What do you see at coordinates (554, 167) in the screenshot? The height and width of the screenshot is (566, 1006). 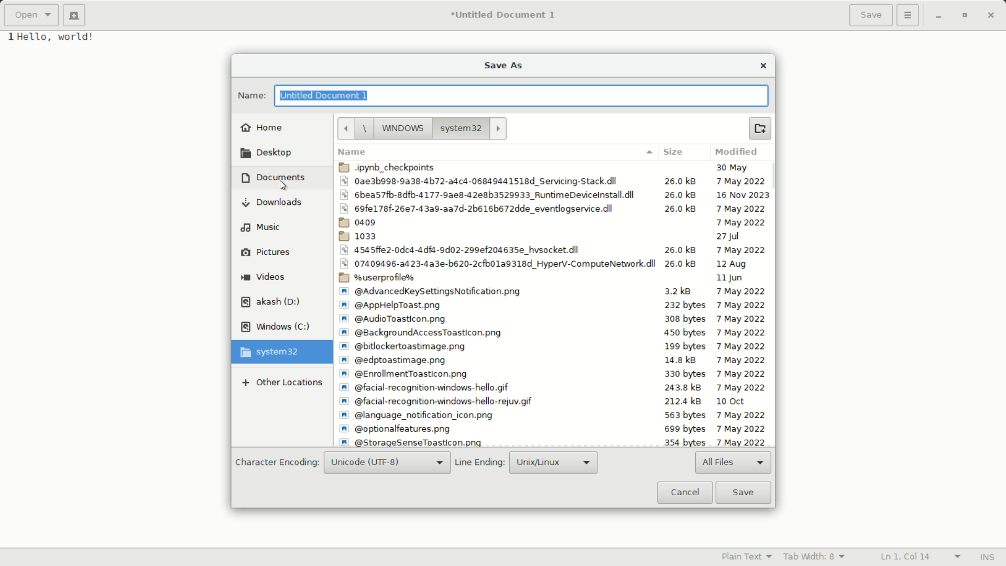 I see `.ipynb_checkpoints 30 May` at bounding box center [554, 167].